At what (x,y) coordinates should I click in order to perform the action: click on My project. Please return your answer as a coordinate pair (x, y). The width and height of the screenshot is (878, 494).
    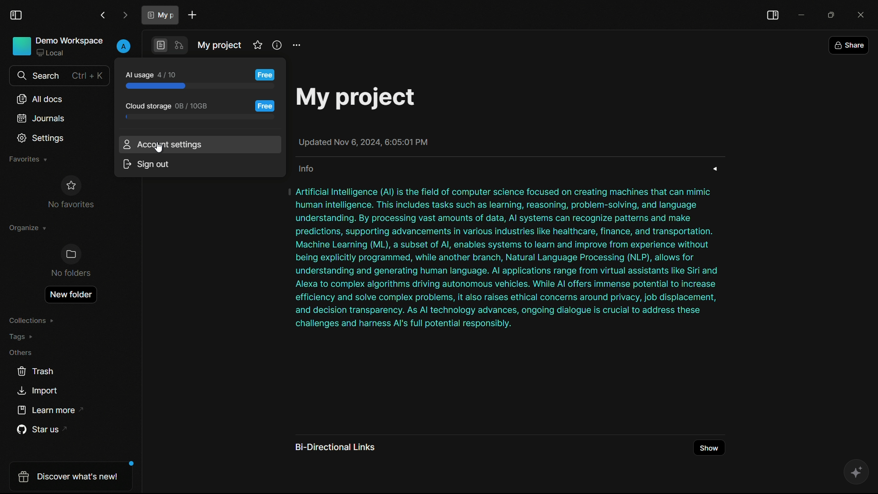
    Looking at the image, I should click on (359, 98).